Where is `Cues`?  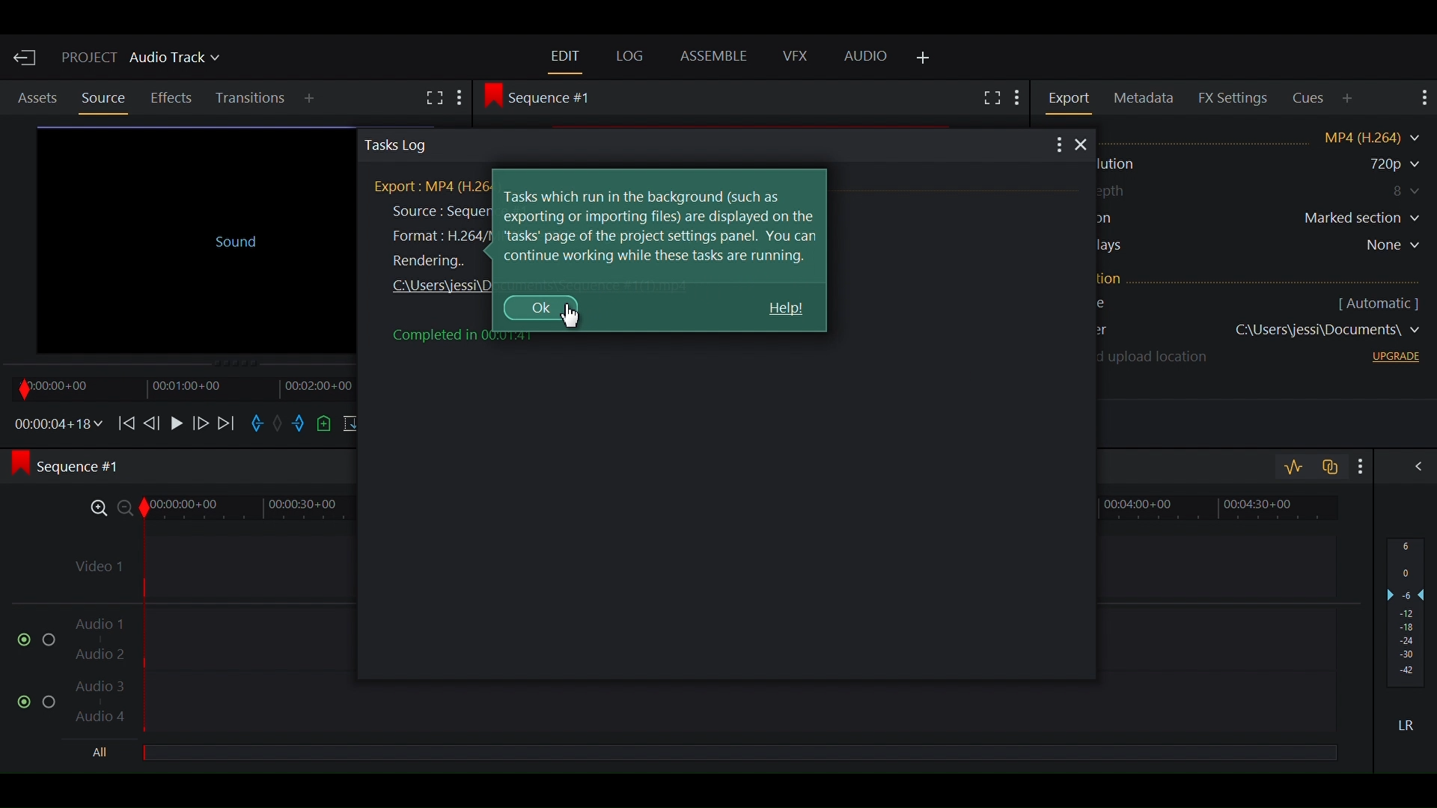
Cues is located at coordinates (1310, 99).